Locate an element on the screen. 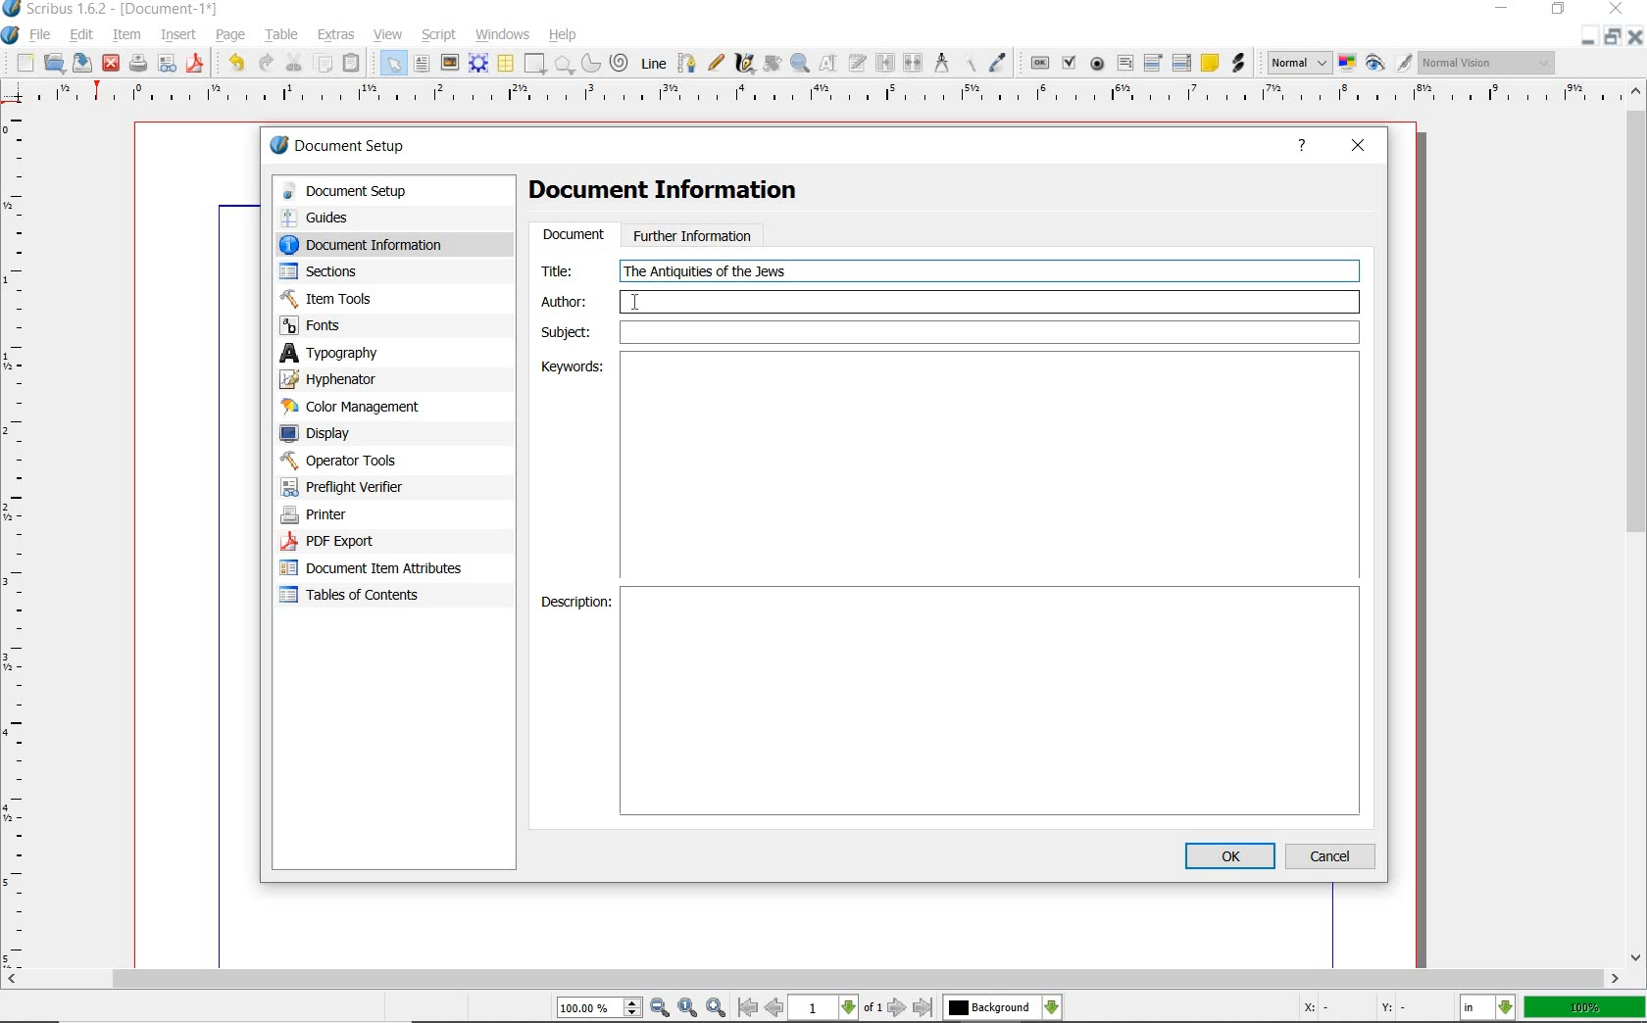 Image resolution: width=1647 pixels, height=1023 pixels. copy item properties is located at coordinates (968, 64).